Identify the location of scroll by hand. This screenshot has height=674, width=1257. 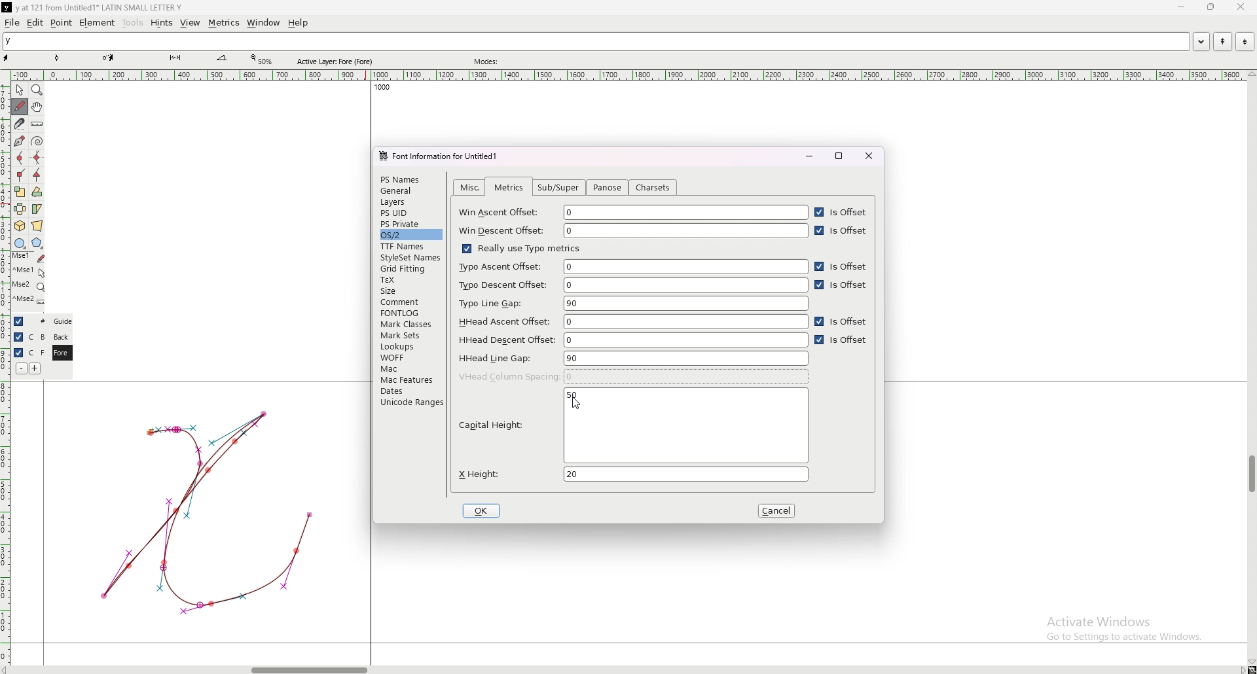
(37, 107).